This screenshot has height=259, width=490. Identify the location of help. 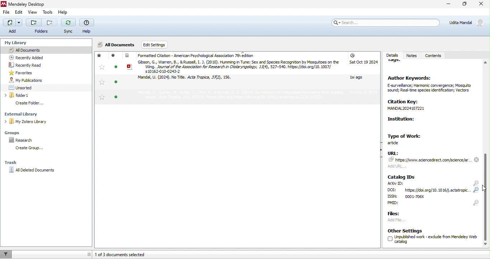
(87, 27).